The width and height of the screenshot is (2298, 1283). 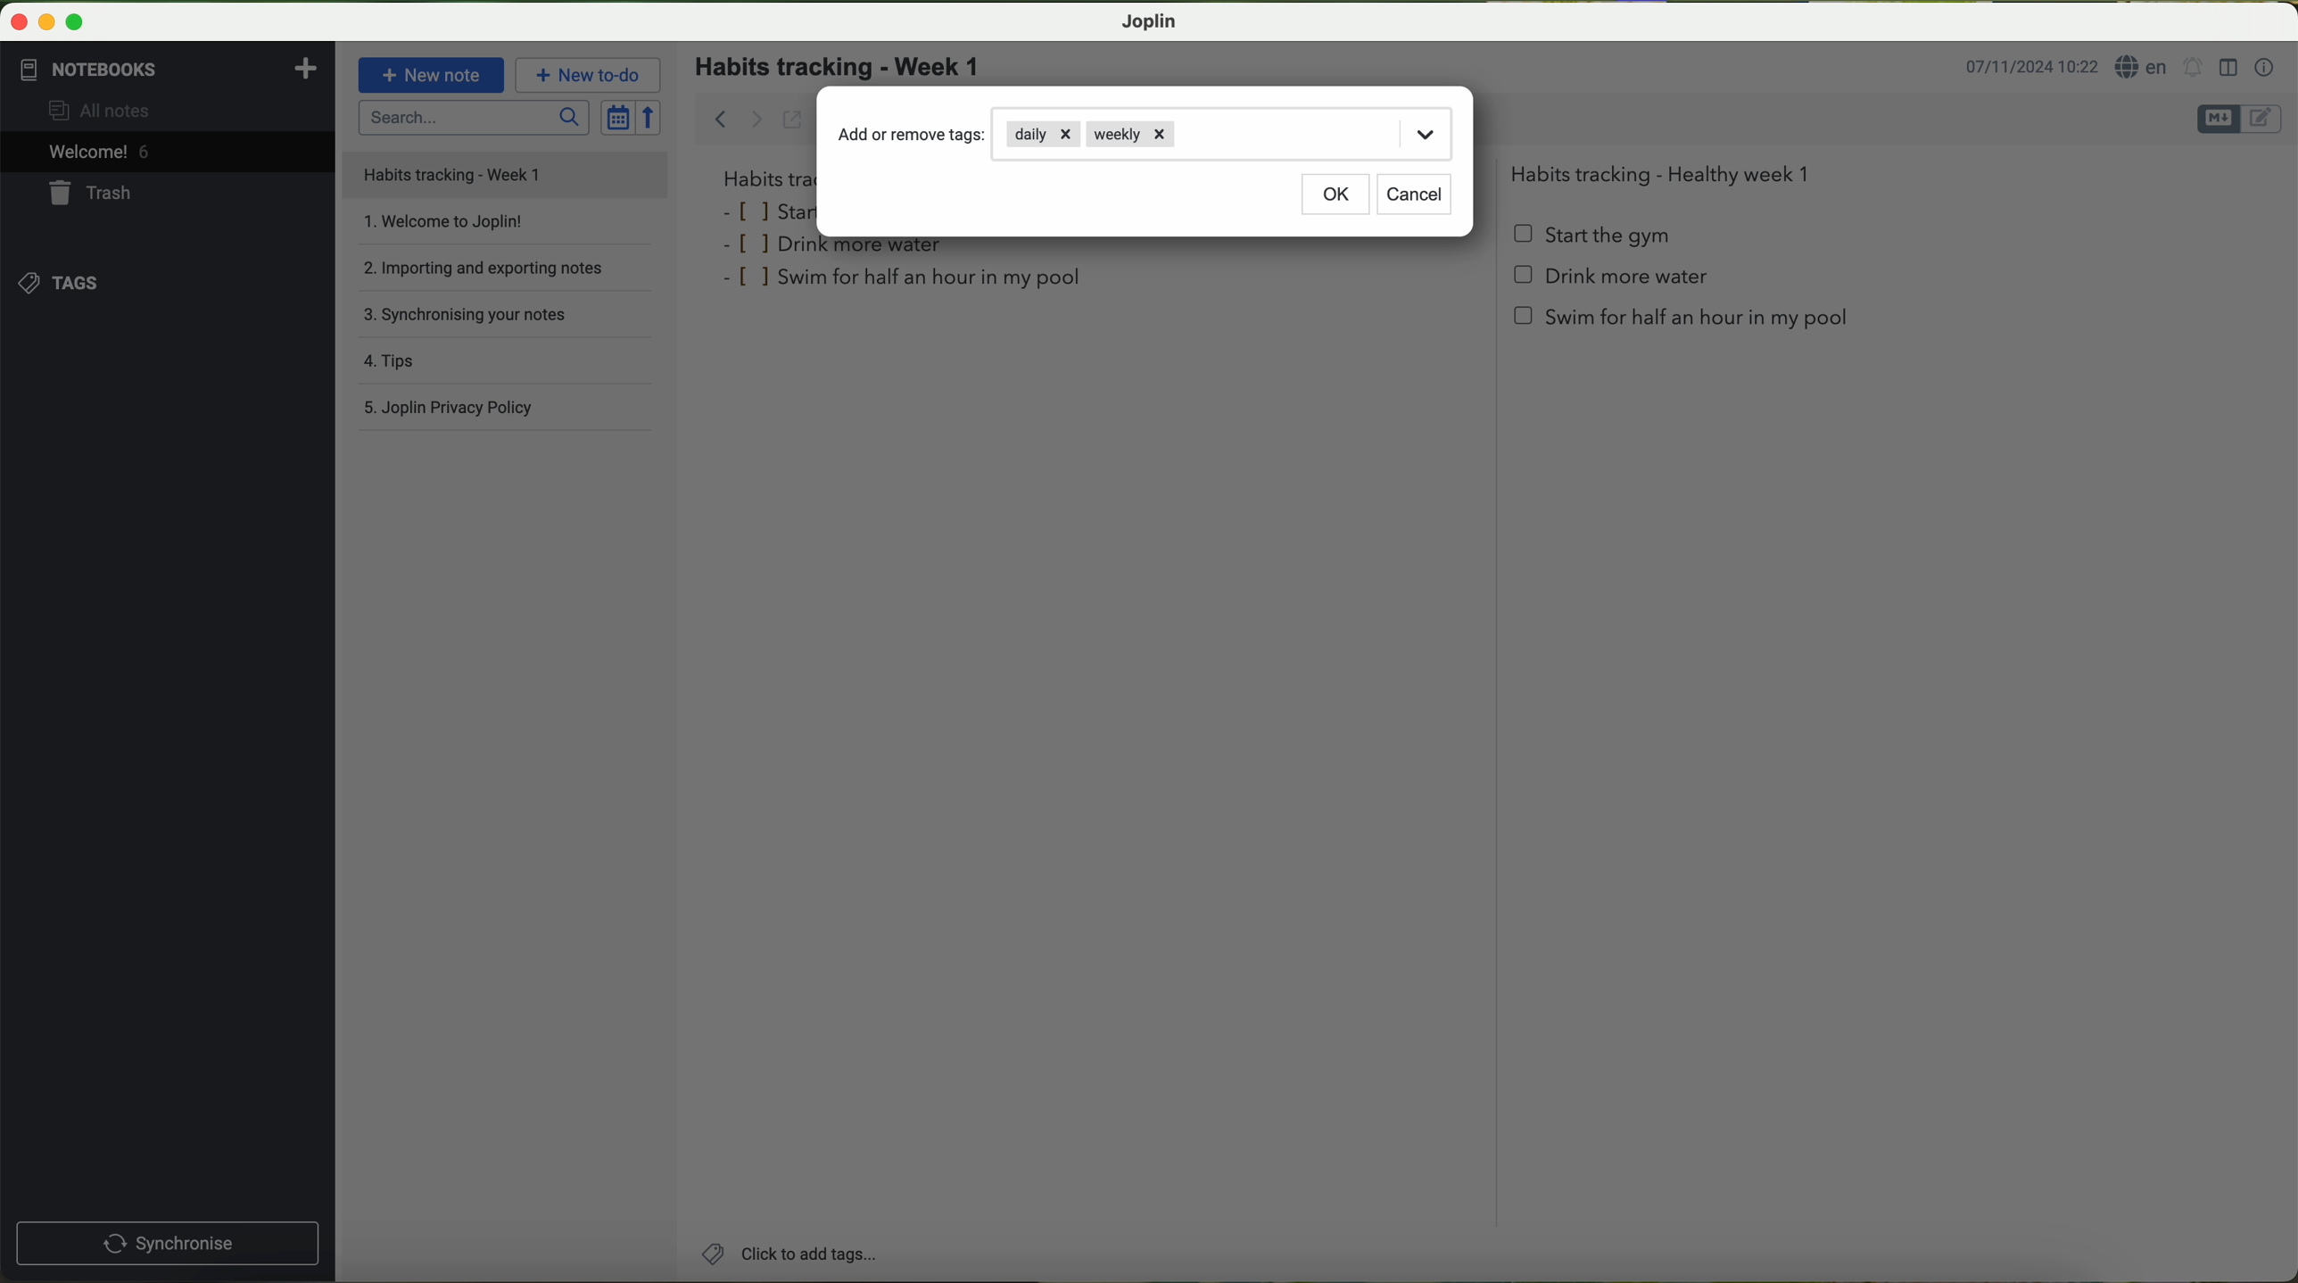 What do you see at coordinates (508, 365) in the screenshot?
I see `tips` at bounding box center [508, 365].